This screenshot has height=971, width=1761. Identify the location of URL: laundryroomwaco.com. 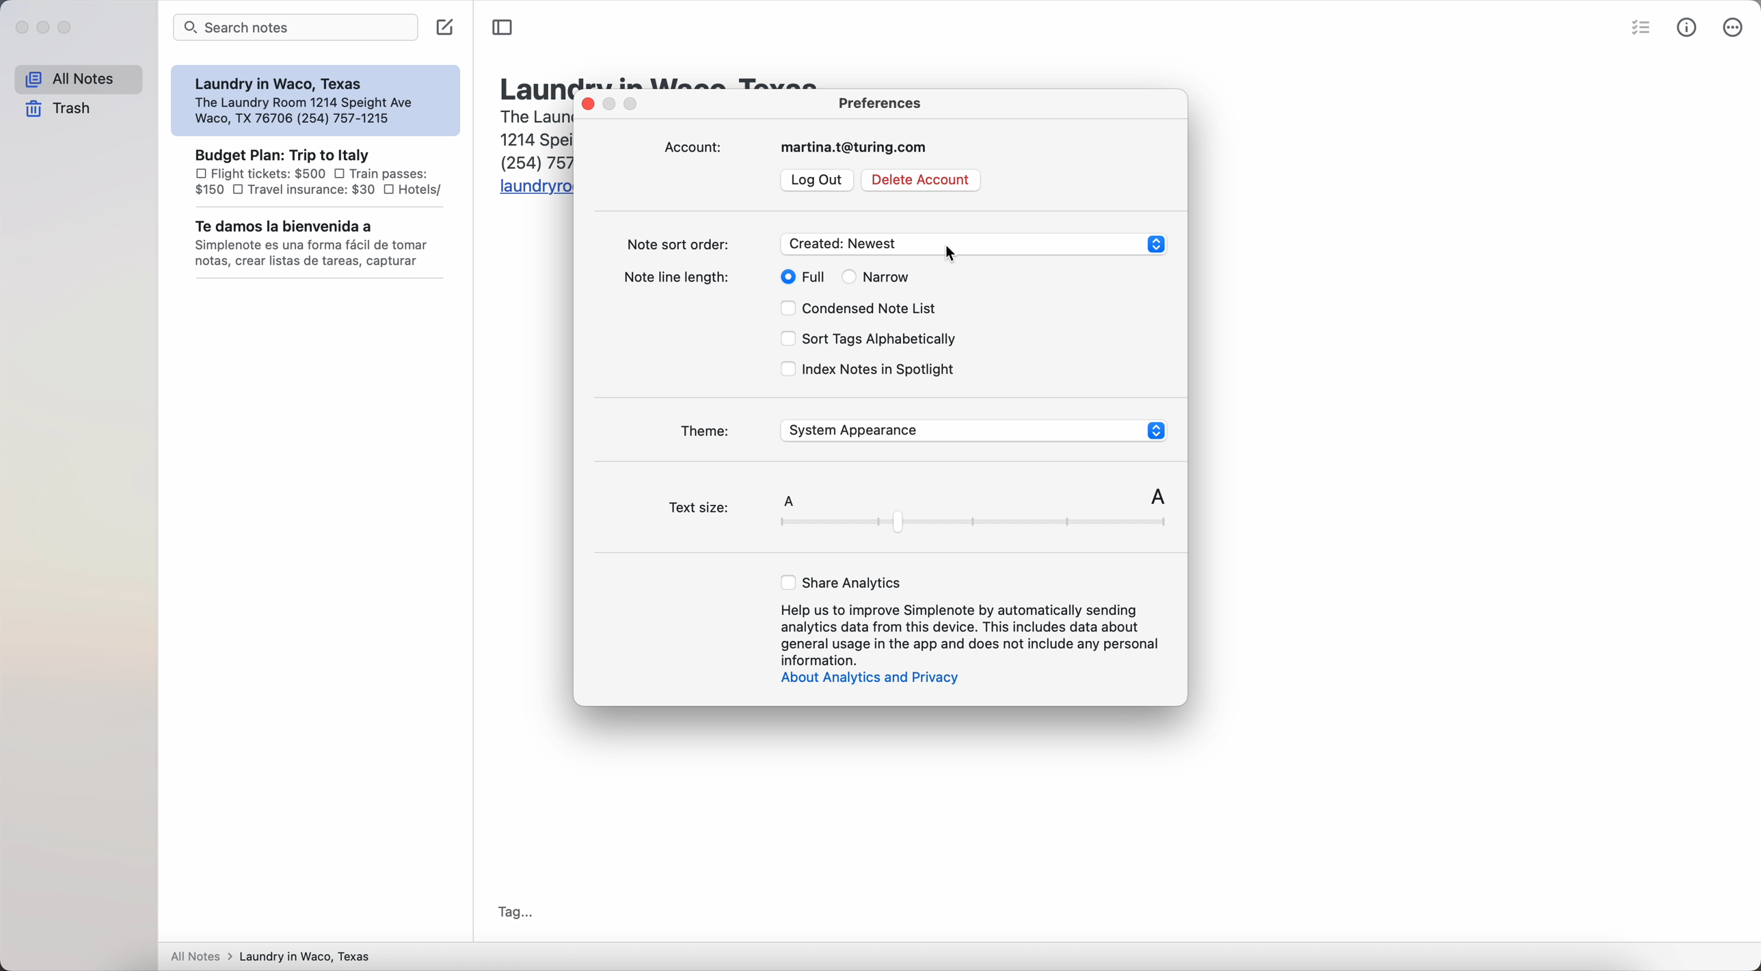
(533, 188).